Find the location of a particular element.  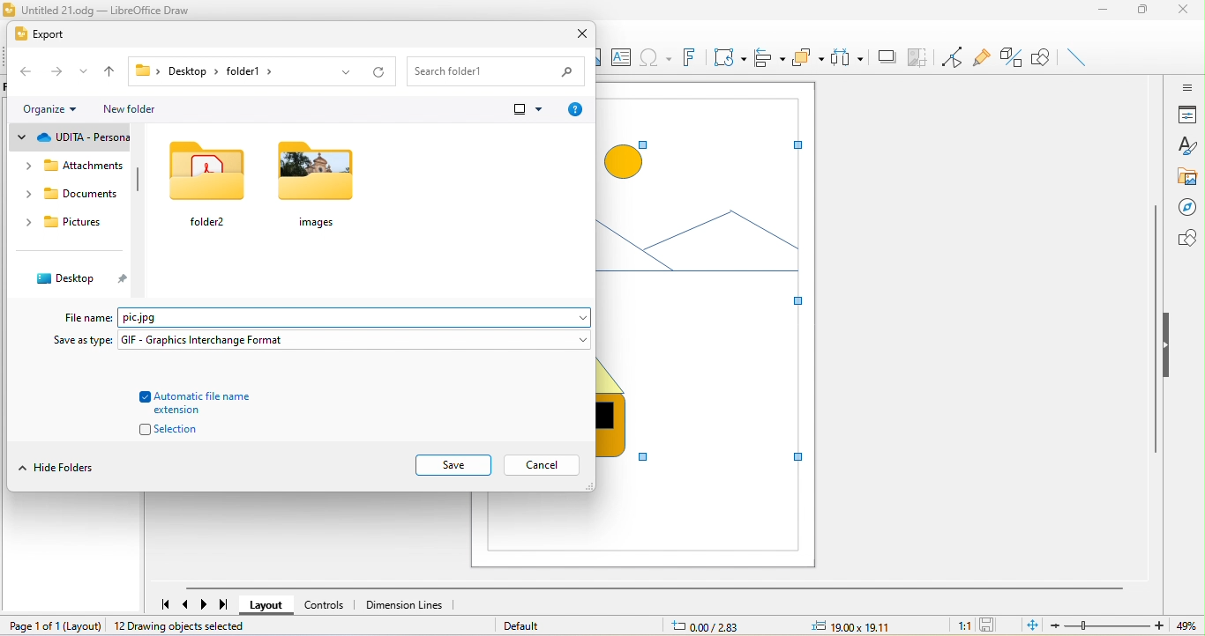

horizontal scroll bar is located at coordinates (653, 588).